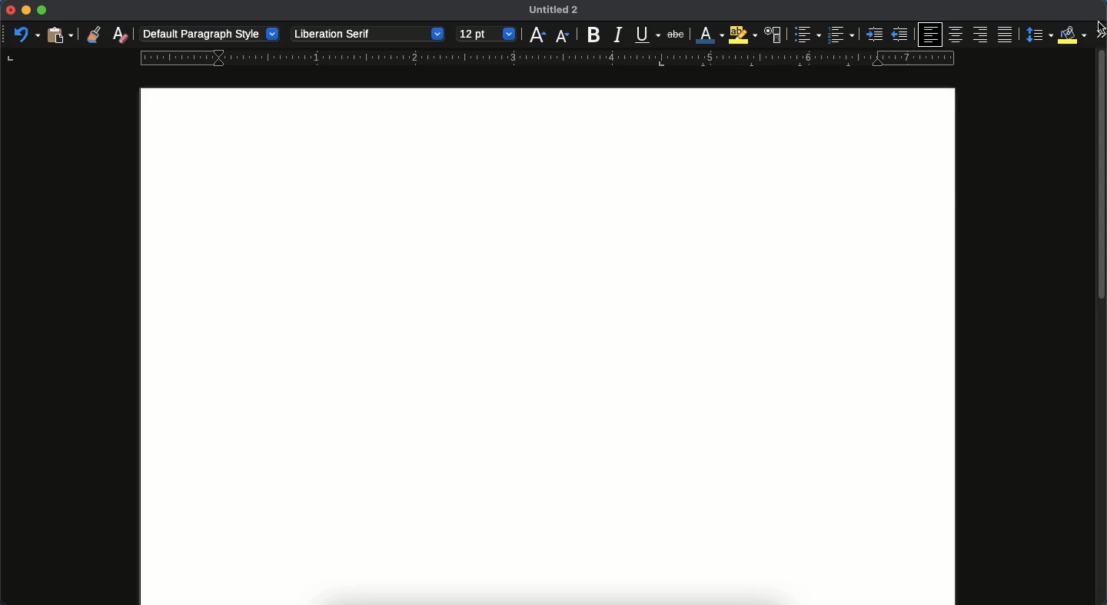 The width and height of the screenshot is (1107, 605). Describe the element at coordinates (93, 35) in the screenshot. I see `clone formatting` at that location.